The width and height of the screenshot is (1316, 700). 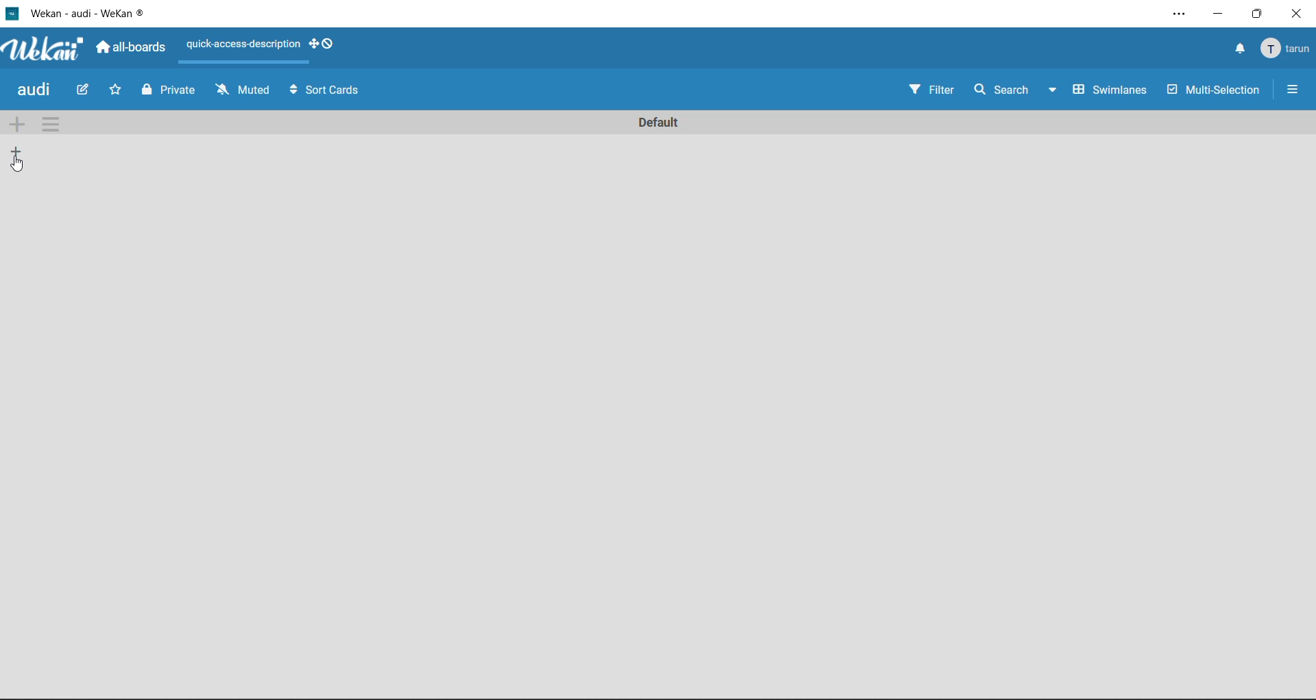 I want to click on Filter, so click(x=934, y=91).